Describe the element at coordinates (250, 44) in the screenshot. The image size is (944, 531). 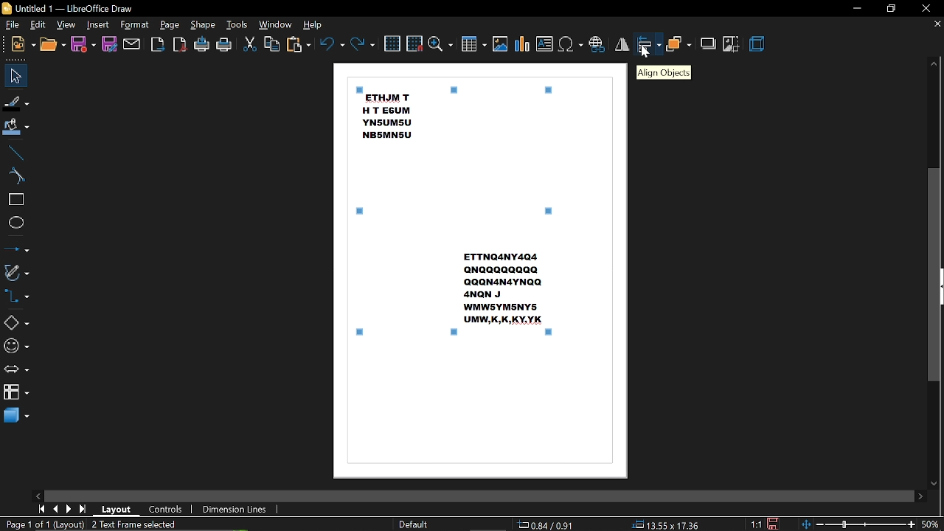
I see `cut ` at that location.